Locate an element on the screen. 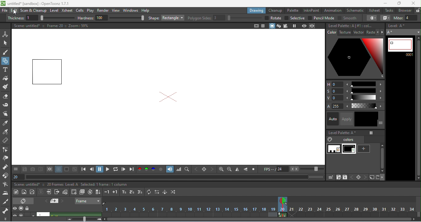 The width and height of the screenshot is (421, 222). level palette A#1: color is located at coordinates (349, 25).